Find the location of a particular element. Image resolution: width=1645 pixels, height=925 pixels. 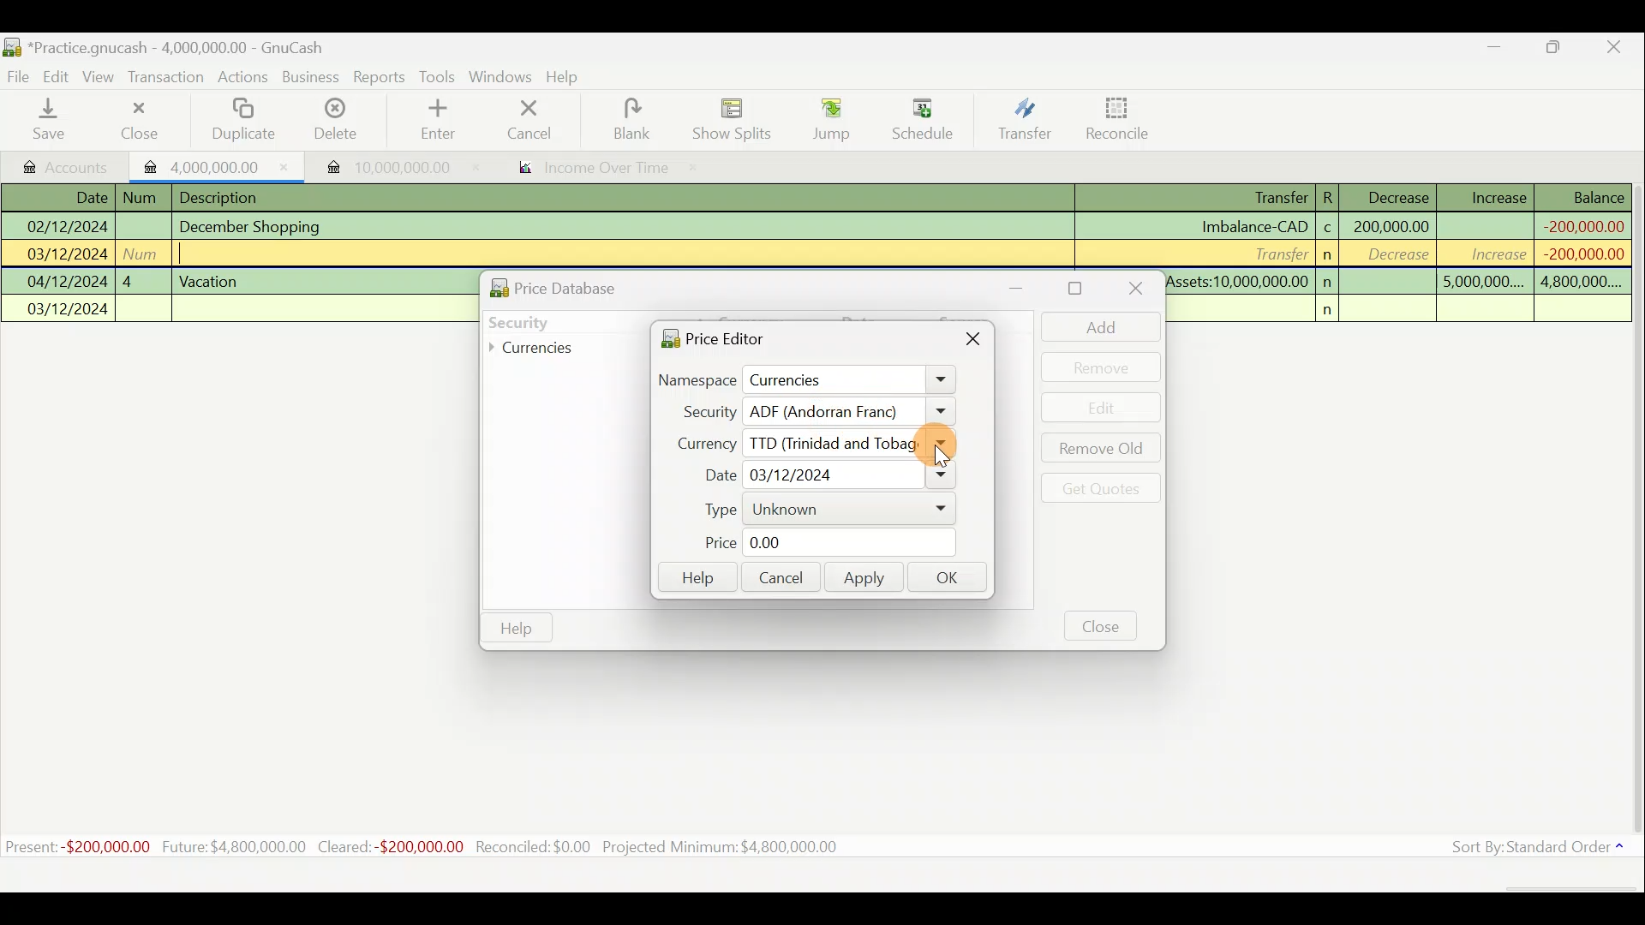

File is located at coordinates (19, 74).